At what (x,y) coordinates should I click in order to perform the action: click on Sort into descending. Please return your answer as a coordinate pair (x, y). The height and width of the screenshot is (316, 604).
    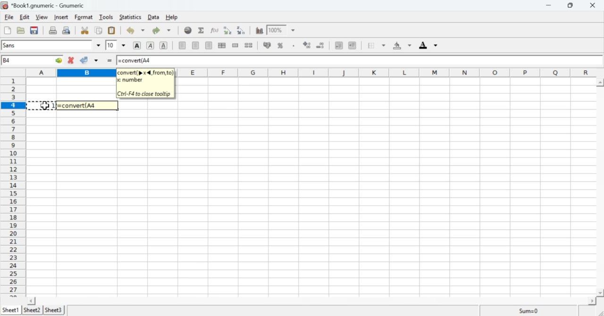
    Looking at the image, I should click on (241, 30).